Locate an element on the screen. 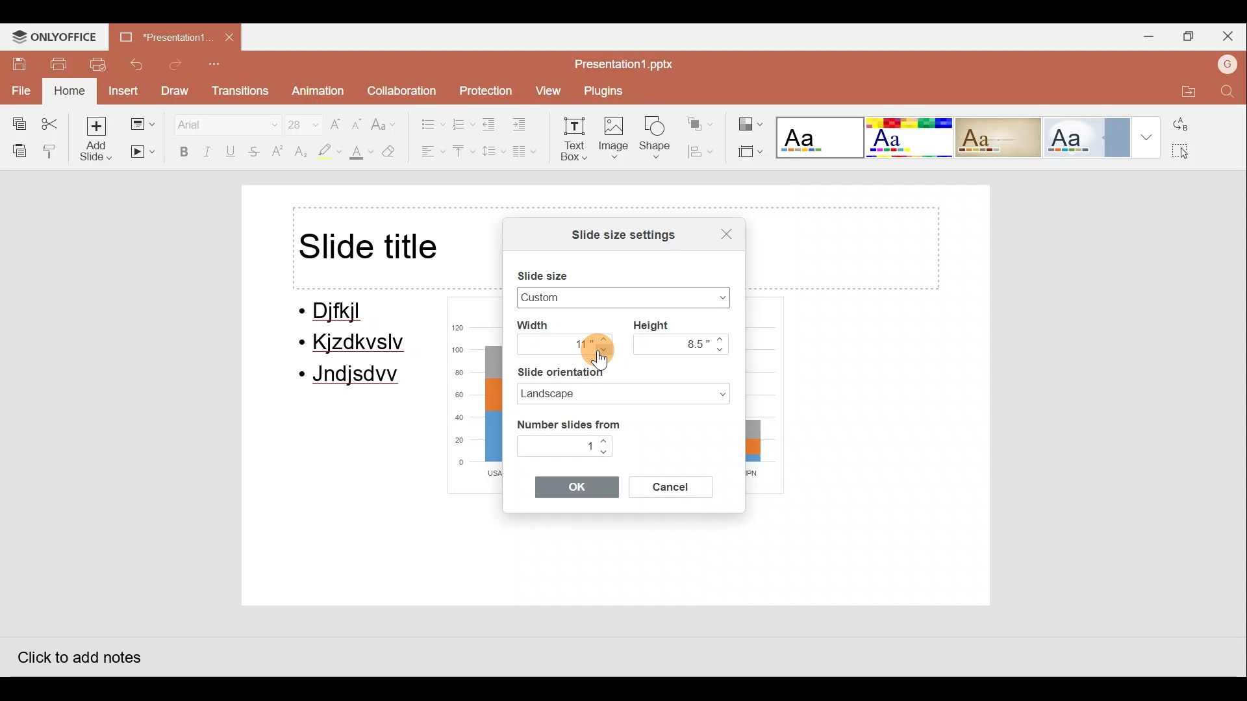 This screenshot has height=701, width=1247. Cancel is located at coordinates (671, 487).